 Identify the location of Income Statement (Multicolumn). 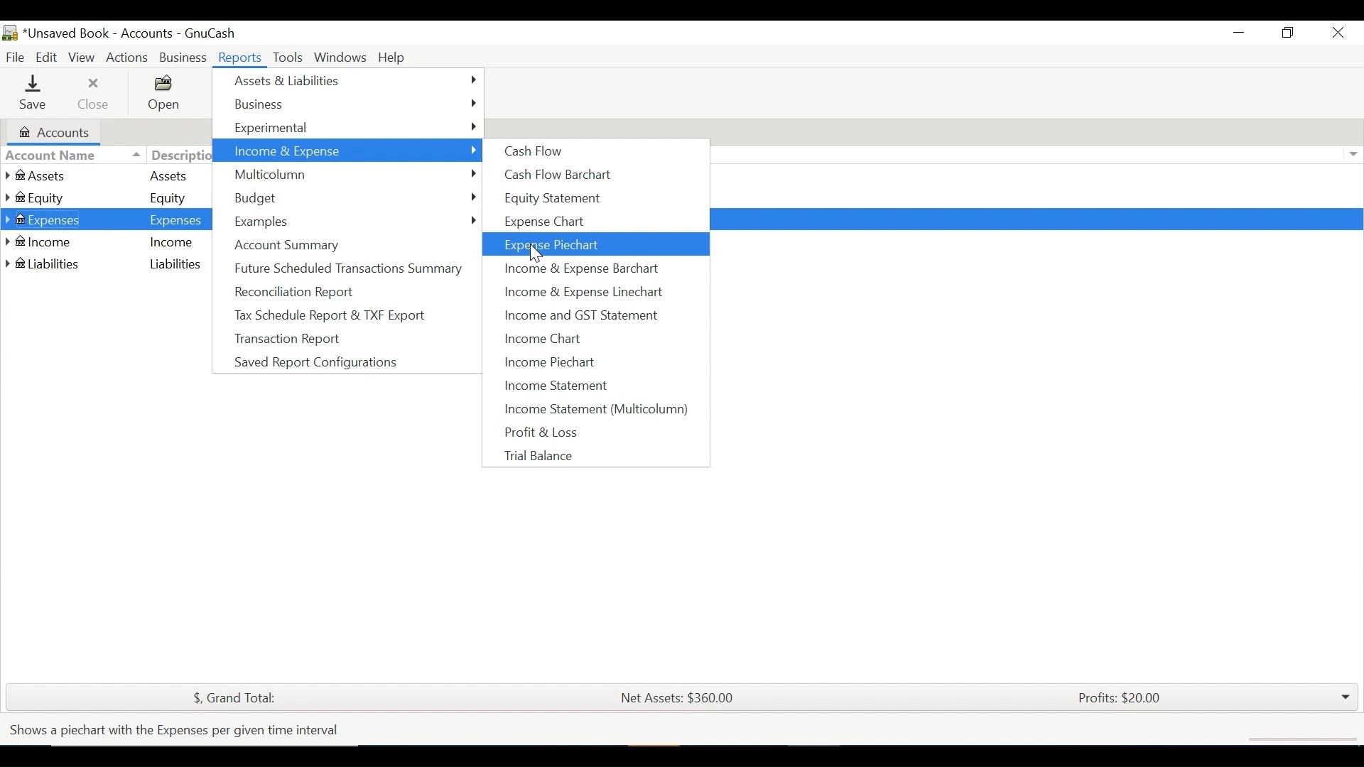
(595, 409).